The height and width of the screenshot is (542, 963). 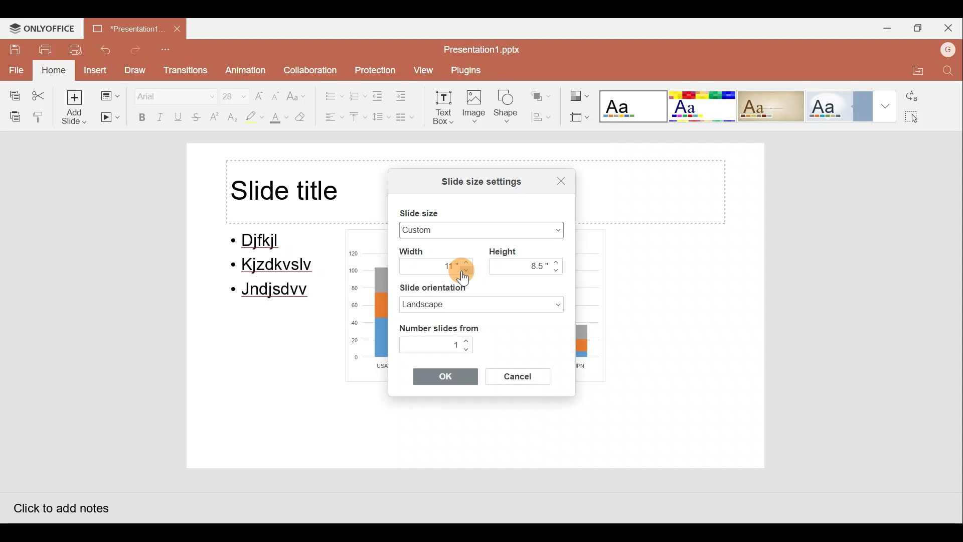 What do you see at coordinates (407, 96) in the screenshot?
I see `Increase indent` at bounding box center [407, 96].